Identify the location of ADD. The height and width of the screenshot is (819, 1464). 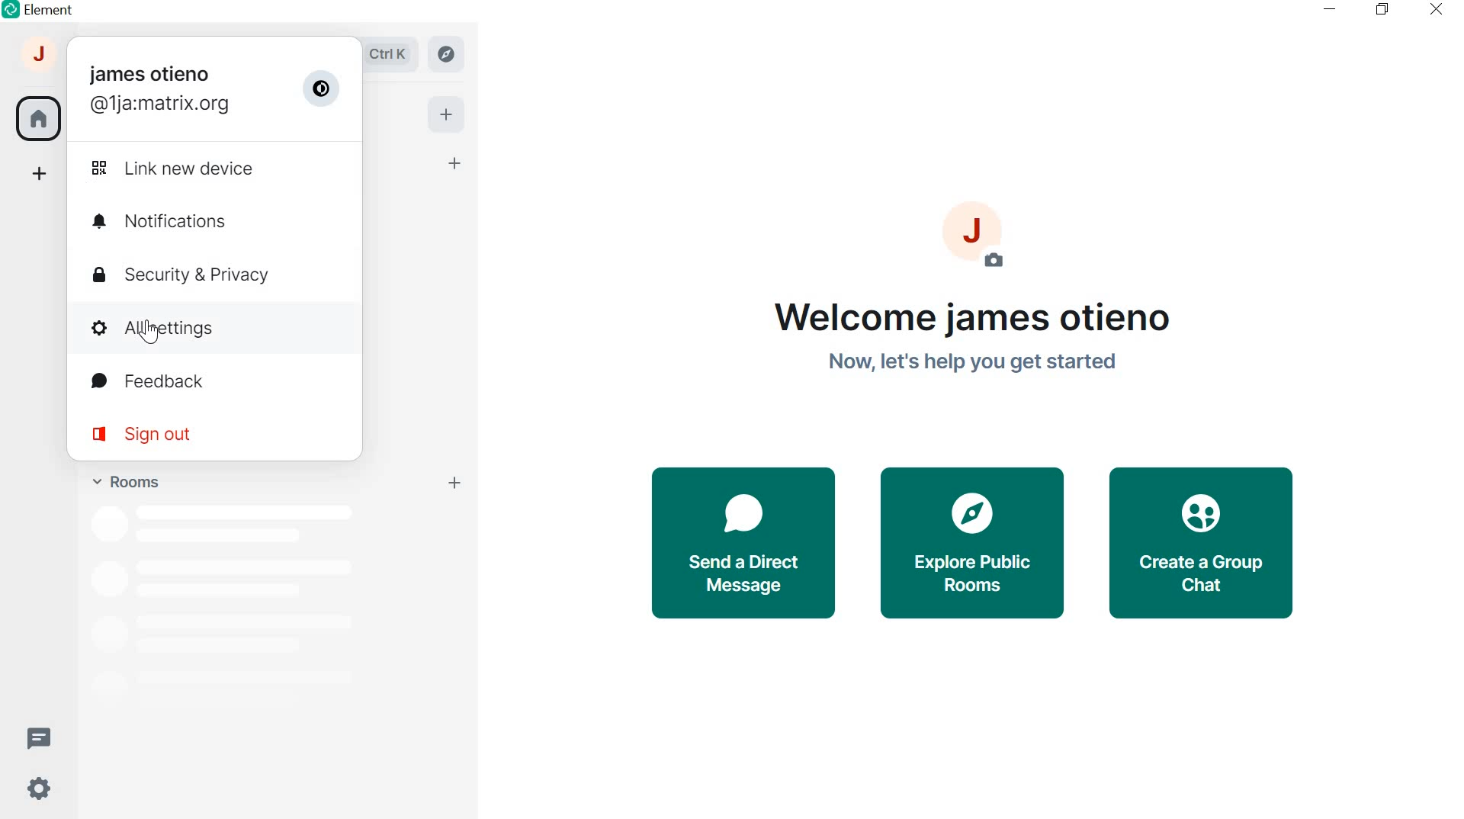
(445, 113).